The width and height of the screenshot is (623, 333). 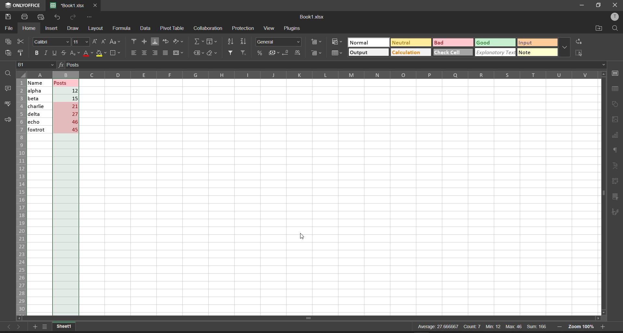 I want to click on increase decimal, so click(x=297, y=53).